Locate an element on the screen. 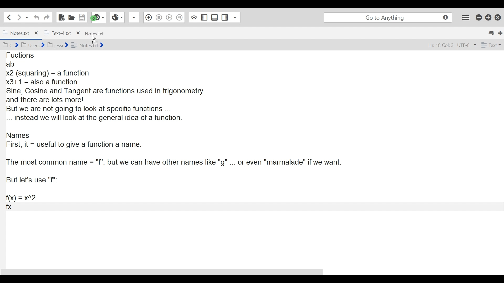  Redo last action is located at coordinates (46, 17).